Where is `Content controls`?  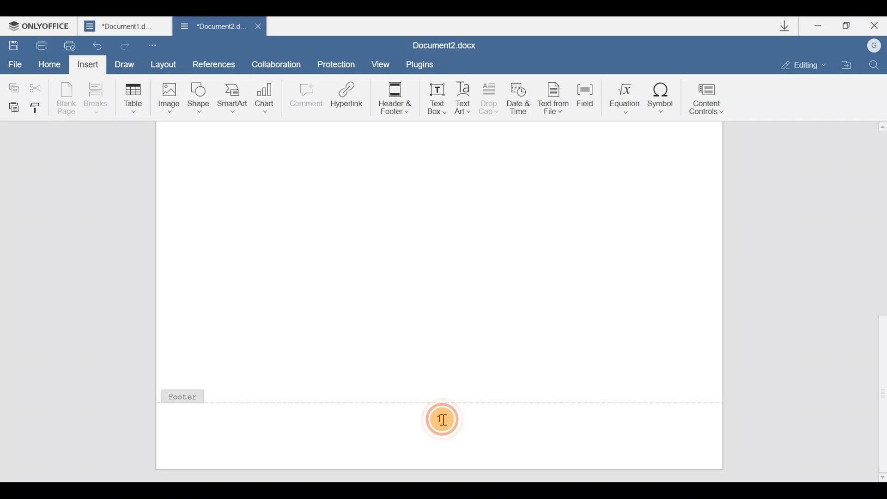
Content controls is located at coordinates (711, 96).